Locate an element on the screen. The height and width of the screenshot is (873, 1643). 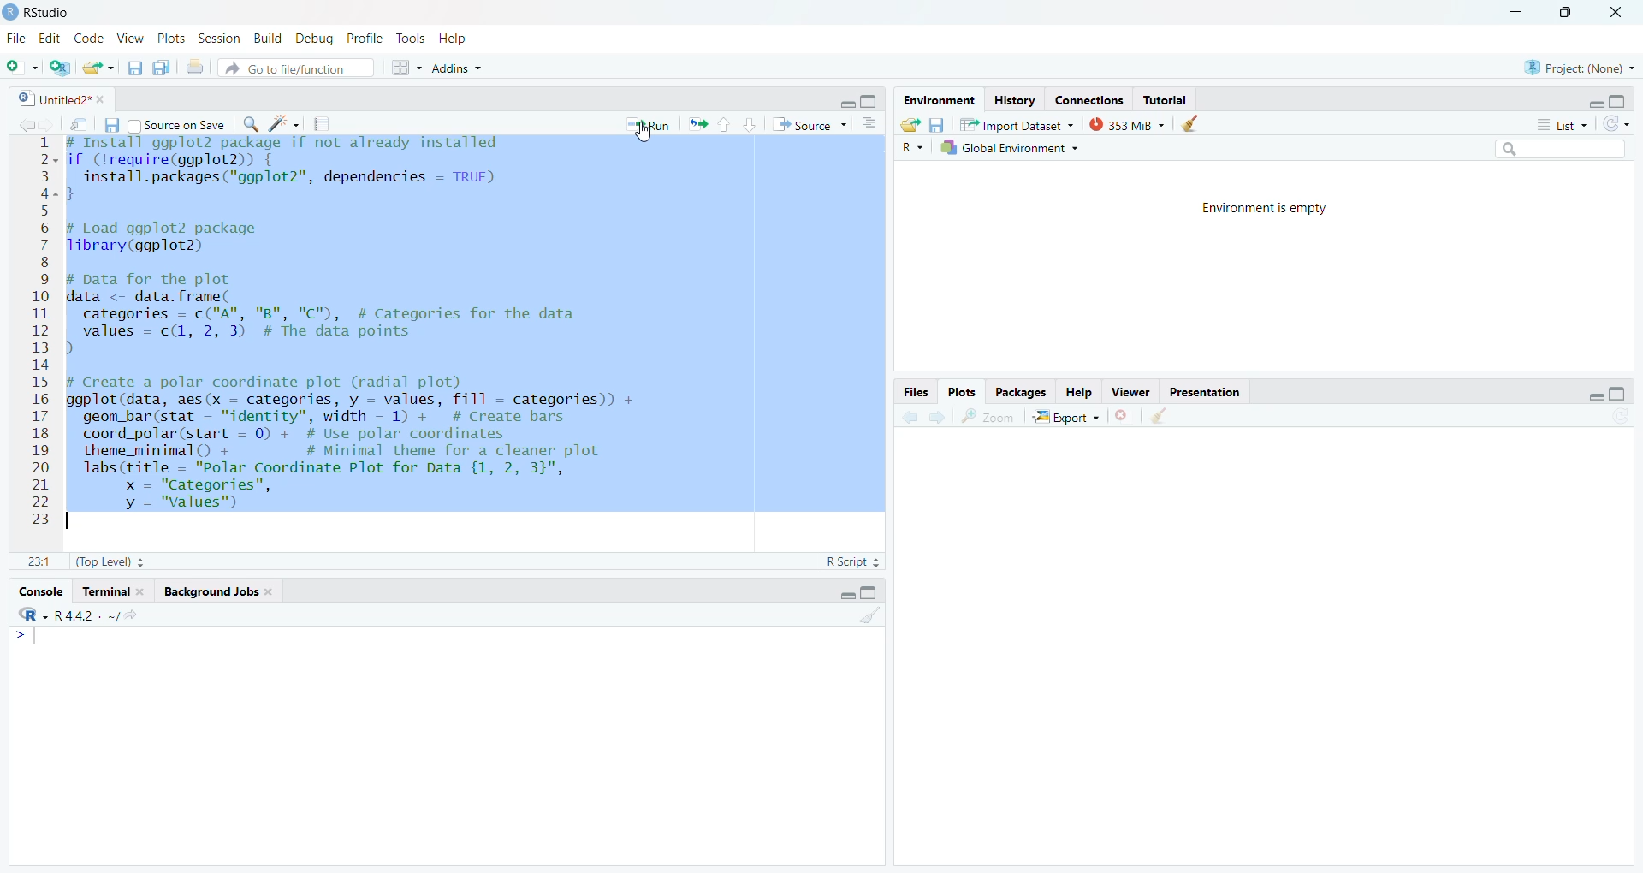
typing cursor is located at coordinates (28, 643).